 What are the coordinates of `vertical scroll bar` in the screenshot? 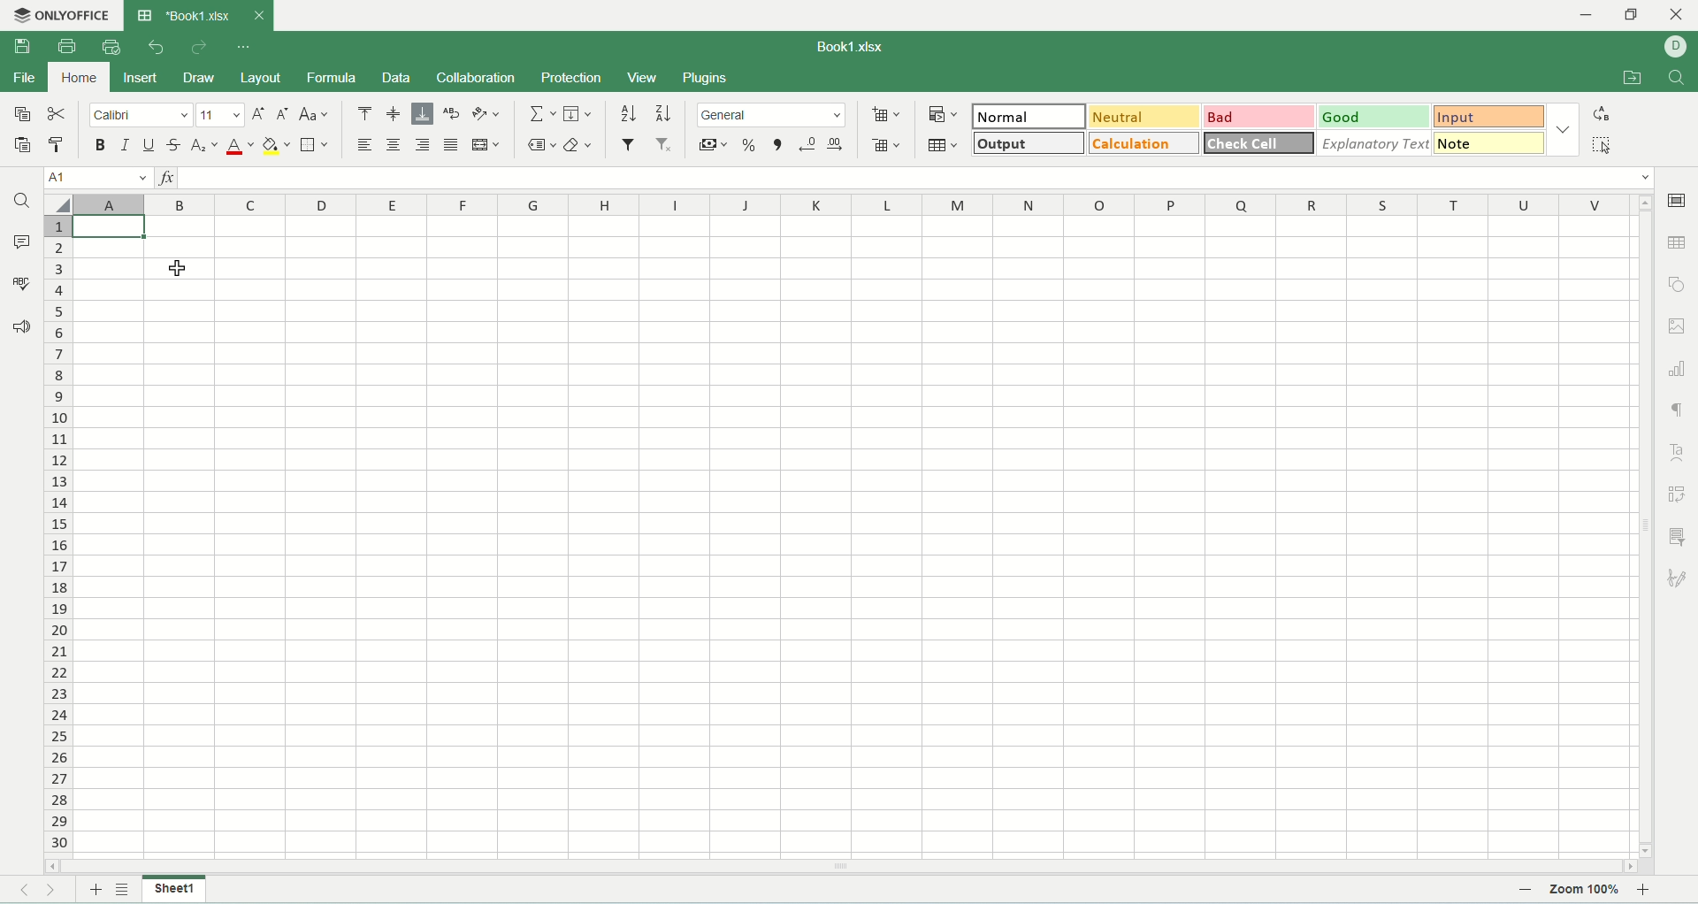 It's located at (1646, 525).